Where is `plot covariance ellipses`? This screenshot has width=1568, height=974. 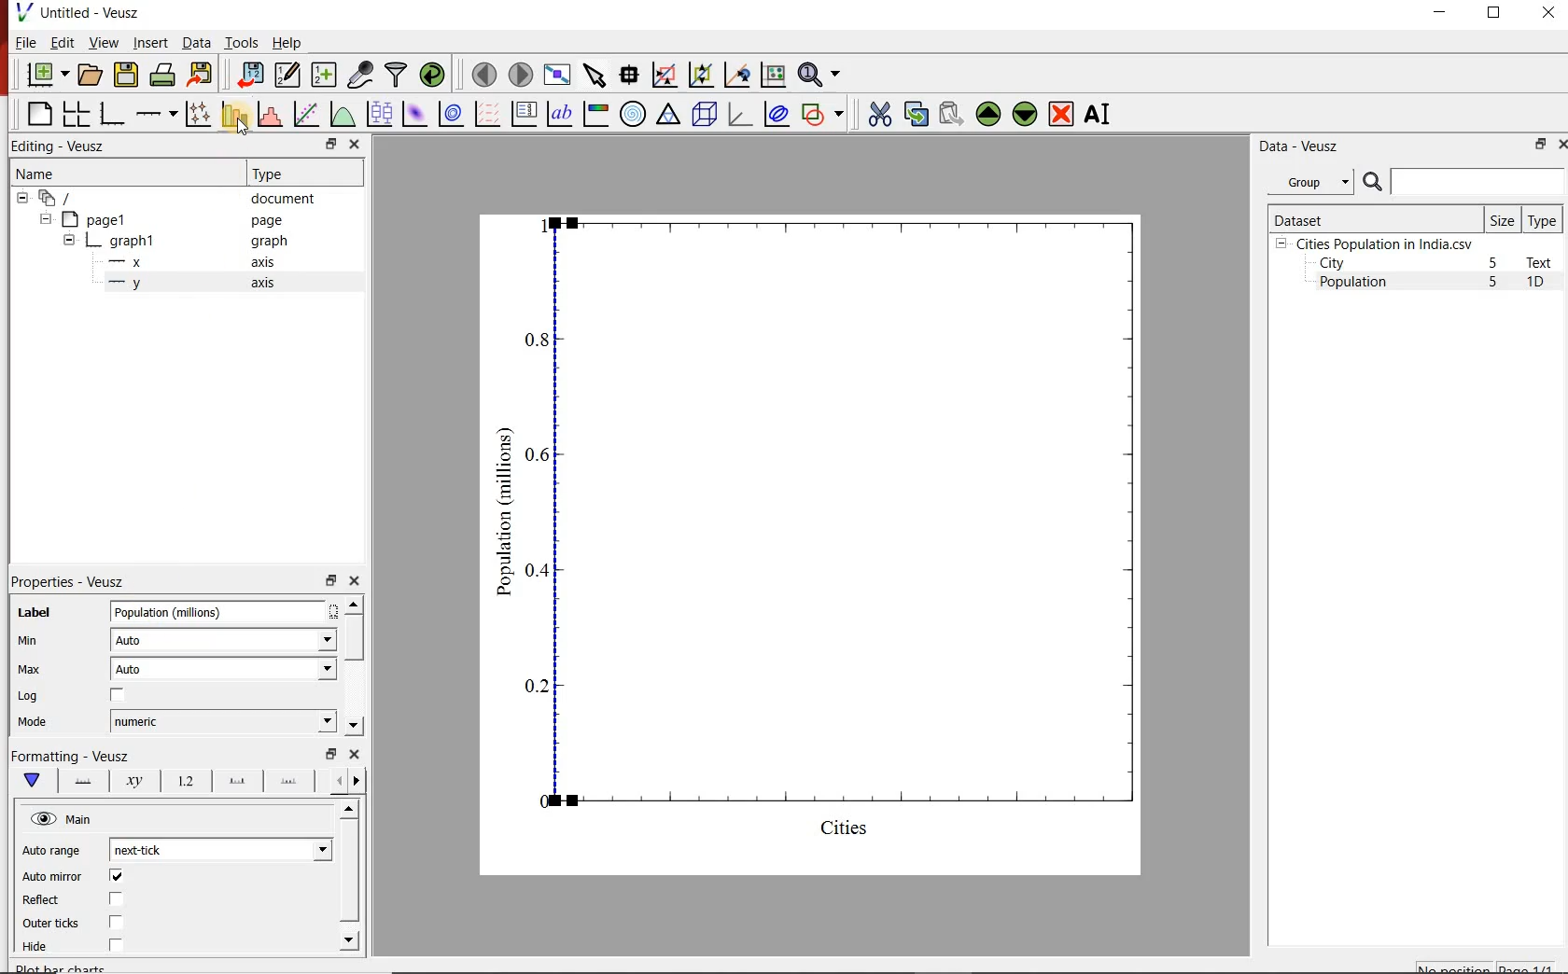 plot covariance ellipses is located at coordinates (777, 115).